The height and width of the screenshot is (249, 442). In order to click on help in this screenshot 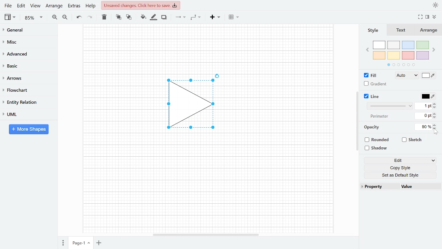, I will do `click(91, 6)`.